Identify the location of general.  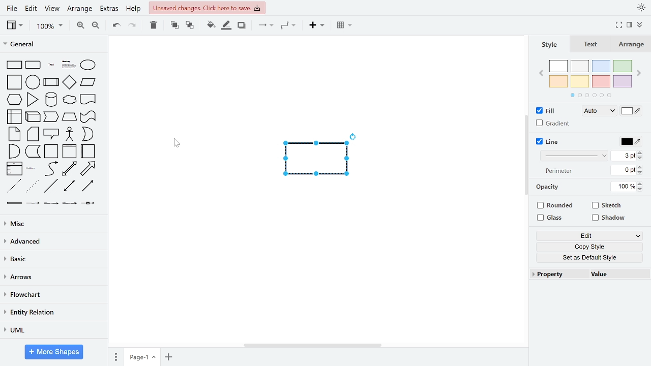
(52, 45).